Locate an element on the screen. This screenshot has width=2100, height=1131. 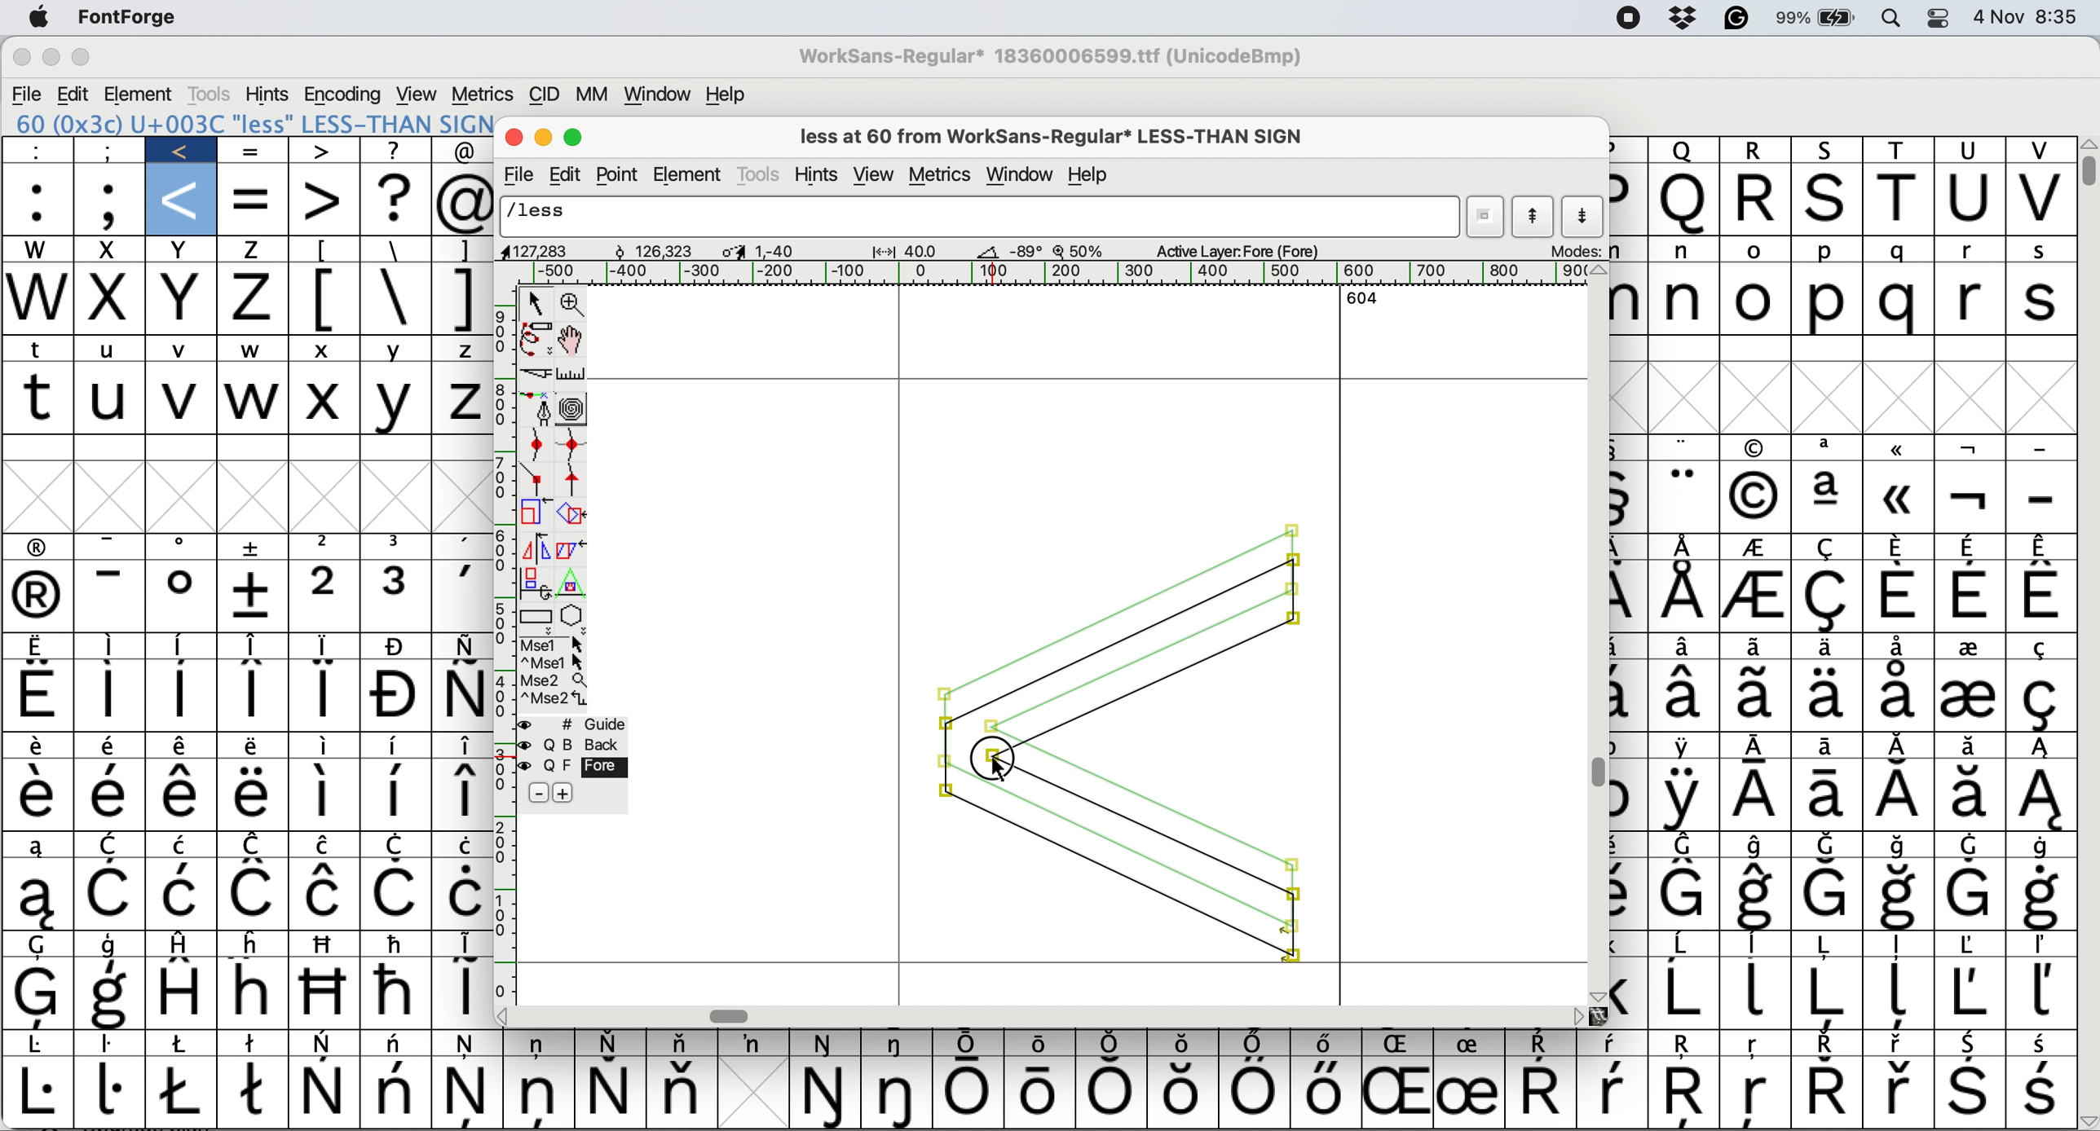
symbo is located at coordinates (462, 944).